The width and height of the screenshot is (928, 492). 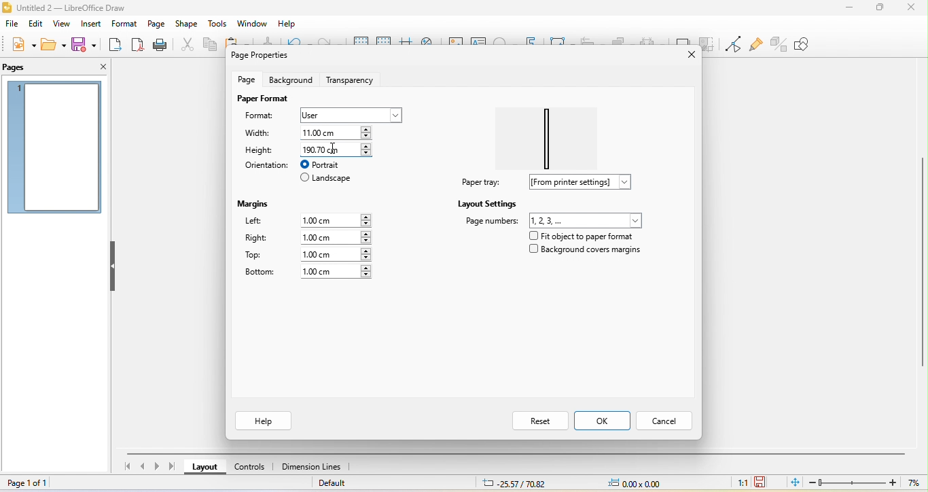 I want to click on bottom, so click(x=260, y=273).